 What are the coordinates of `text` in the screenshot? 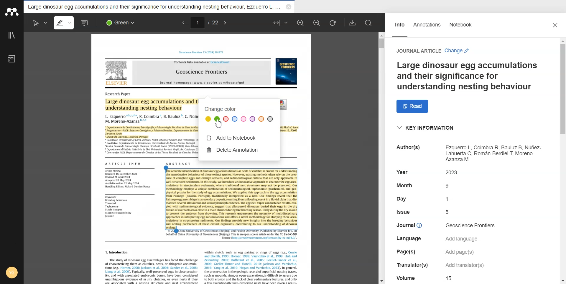 It's located at (404, 185).